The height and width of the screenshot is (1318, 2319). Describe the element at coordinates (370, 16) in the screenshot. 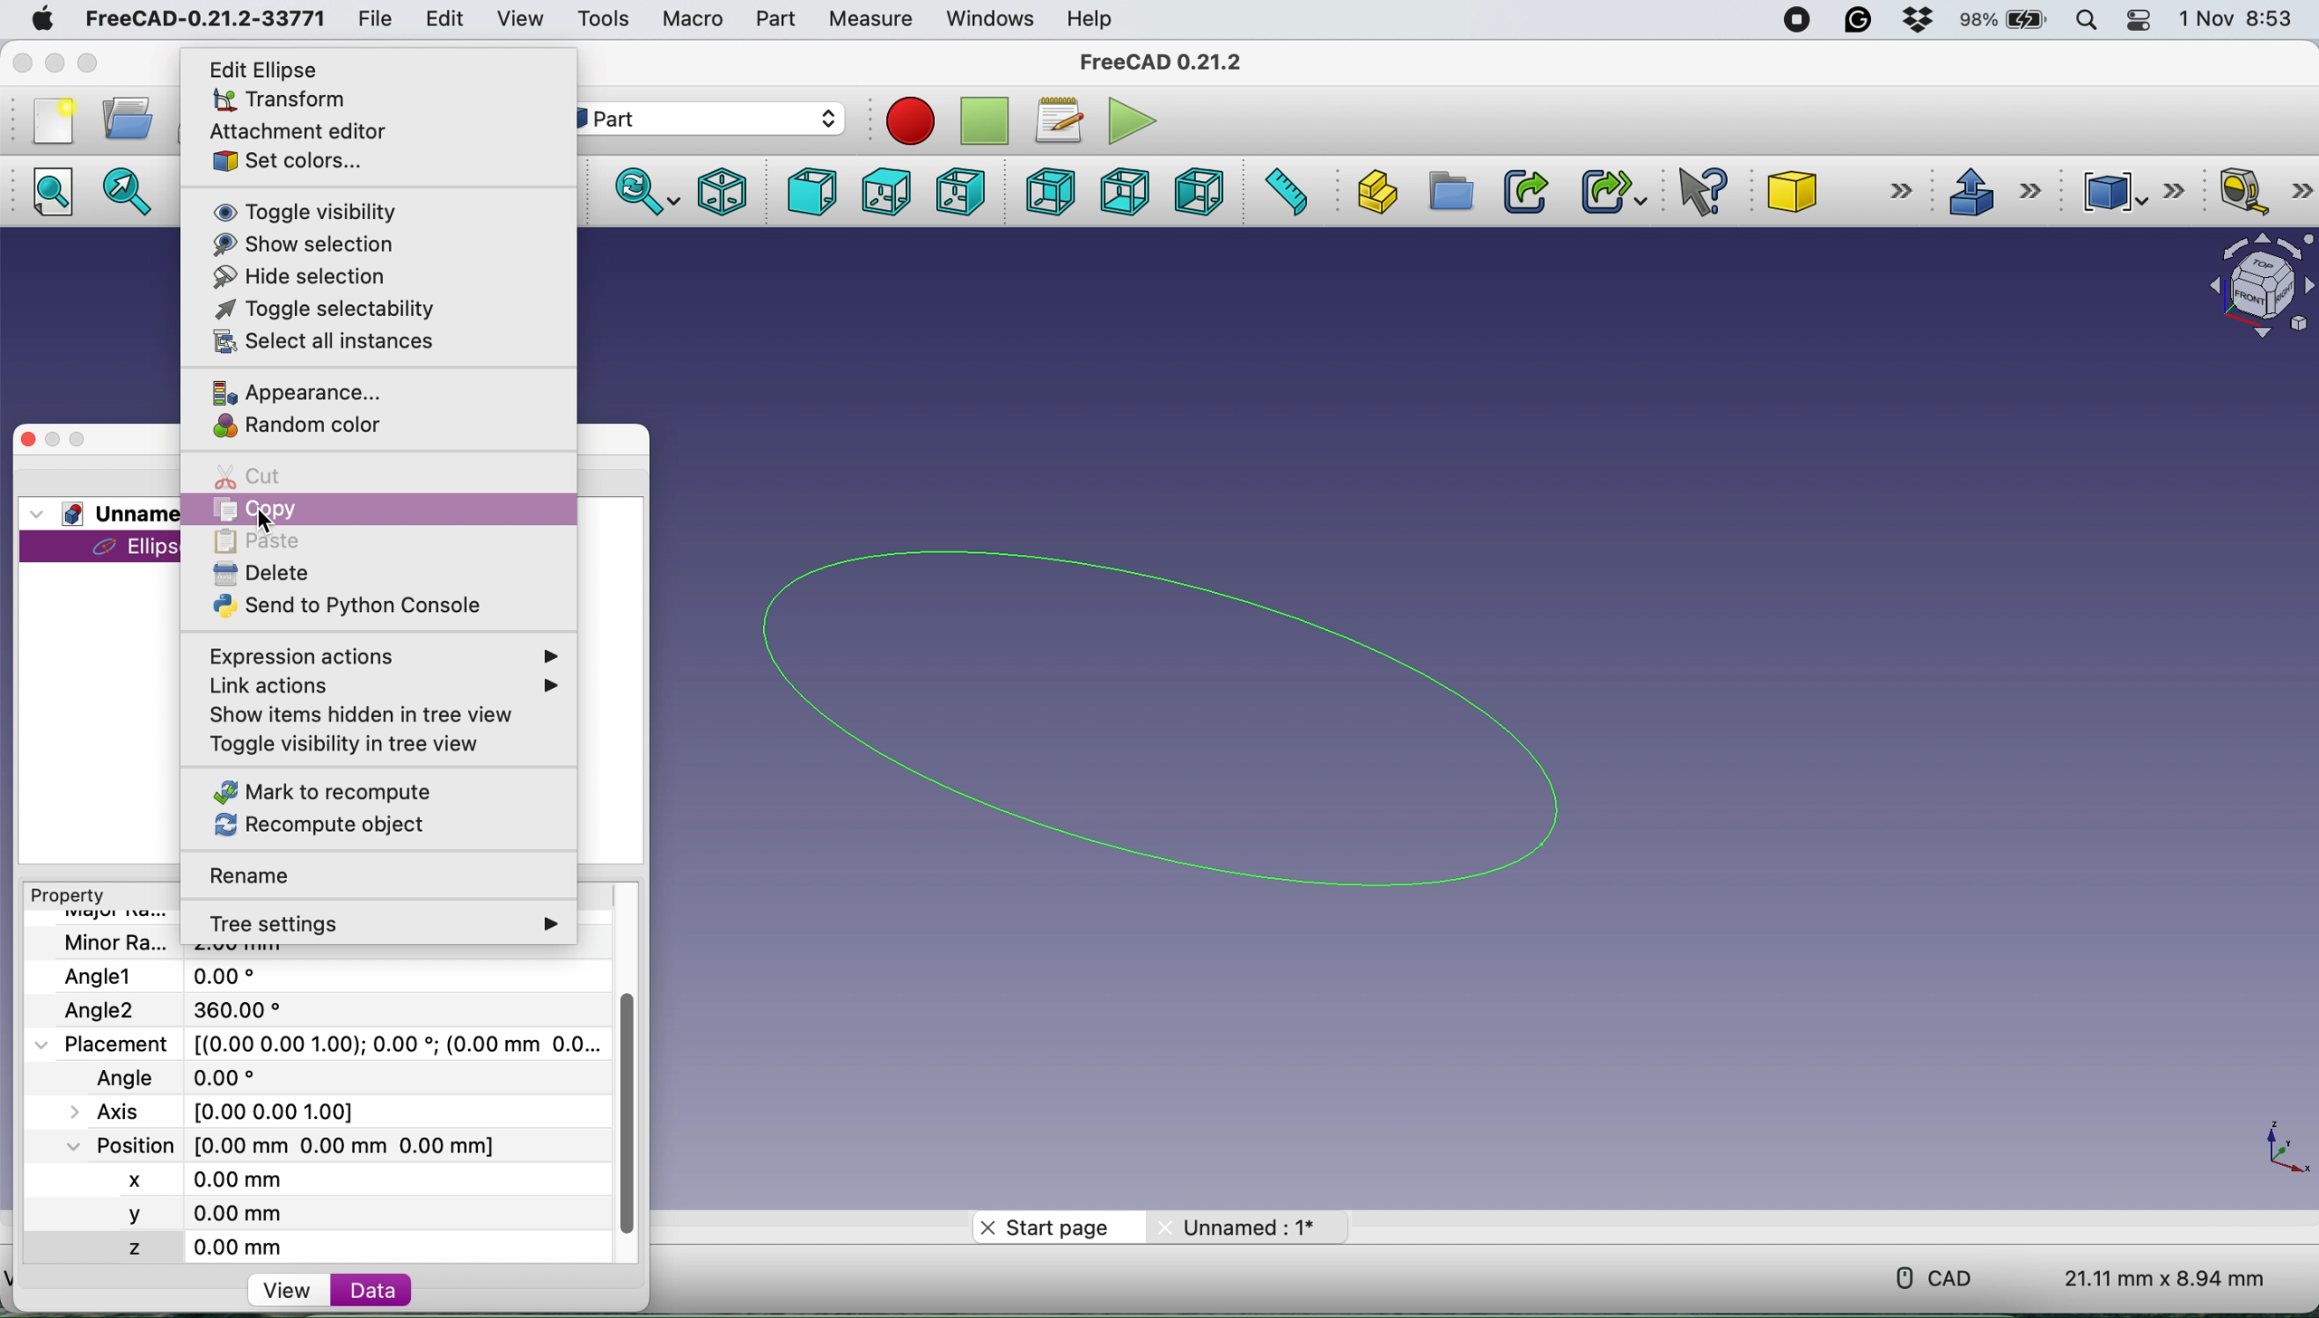

I see `file` at that location.